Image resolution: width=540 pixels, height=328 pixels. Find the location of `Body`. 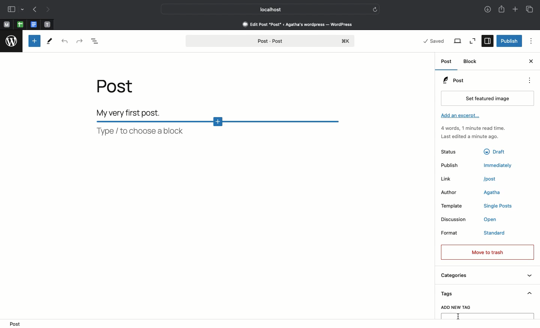

Body is located at coordinates (138, 112).